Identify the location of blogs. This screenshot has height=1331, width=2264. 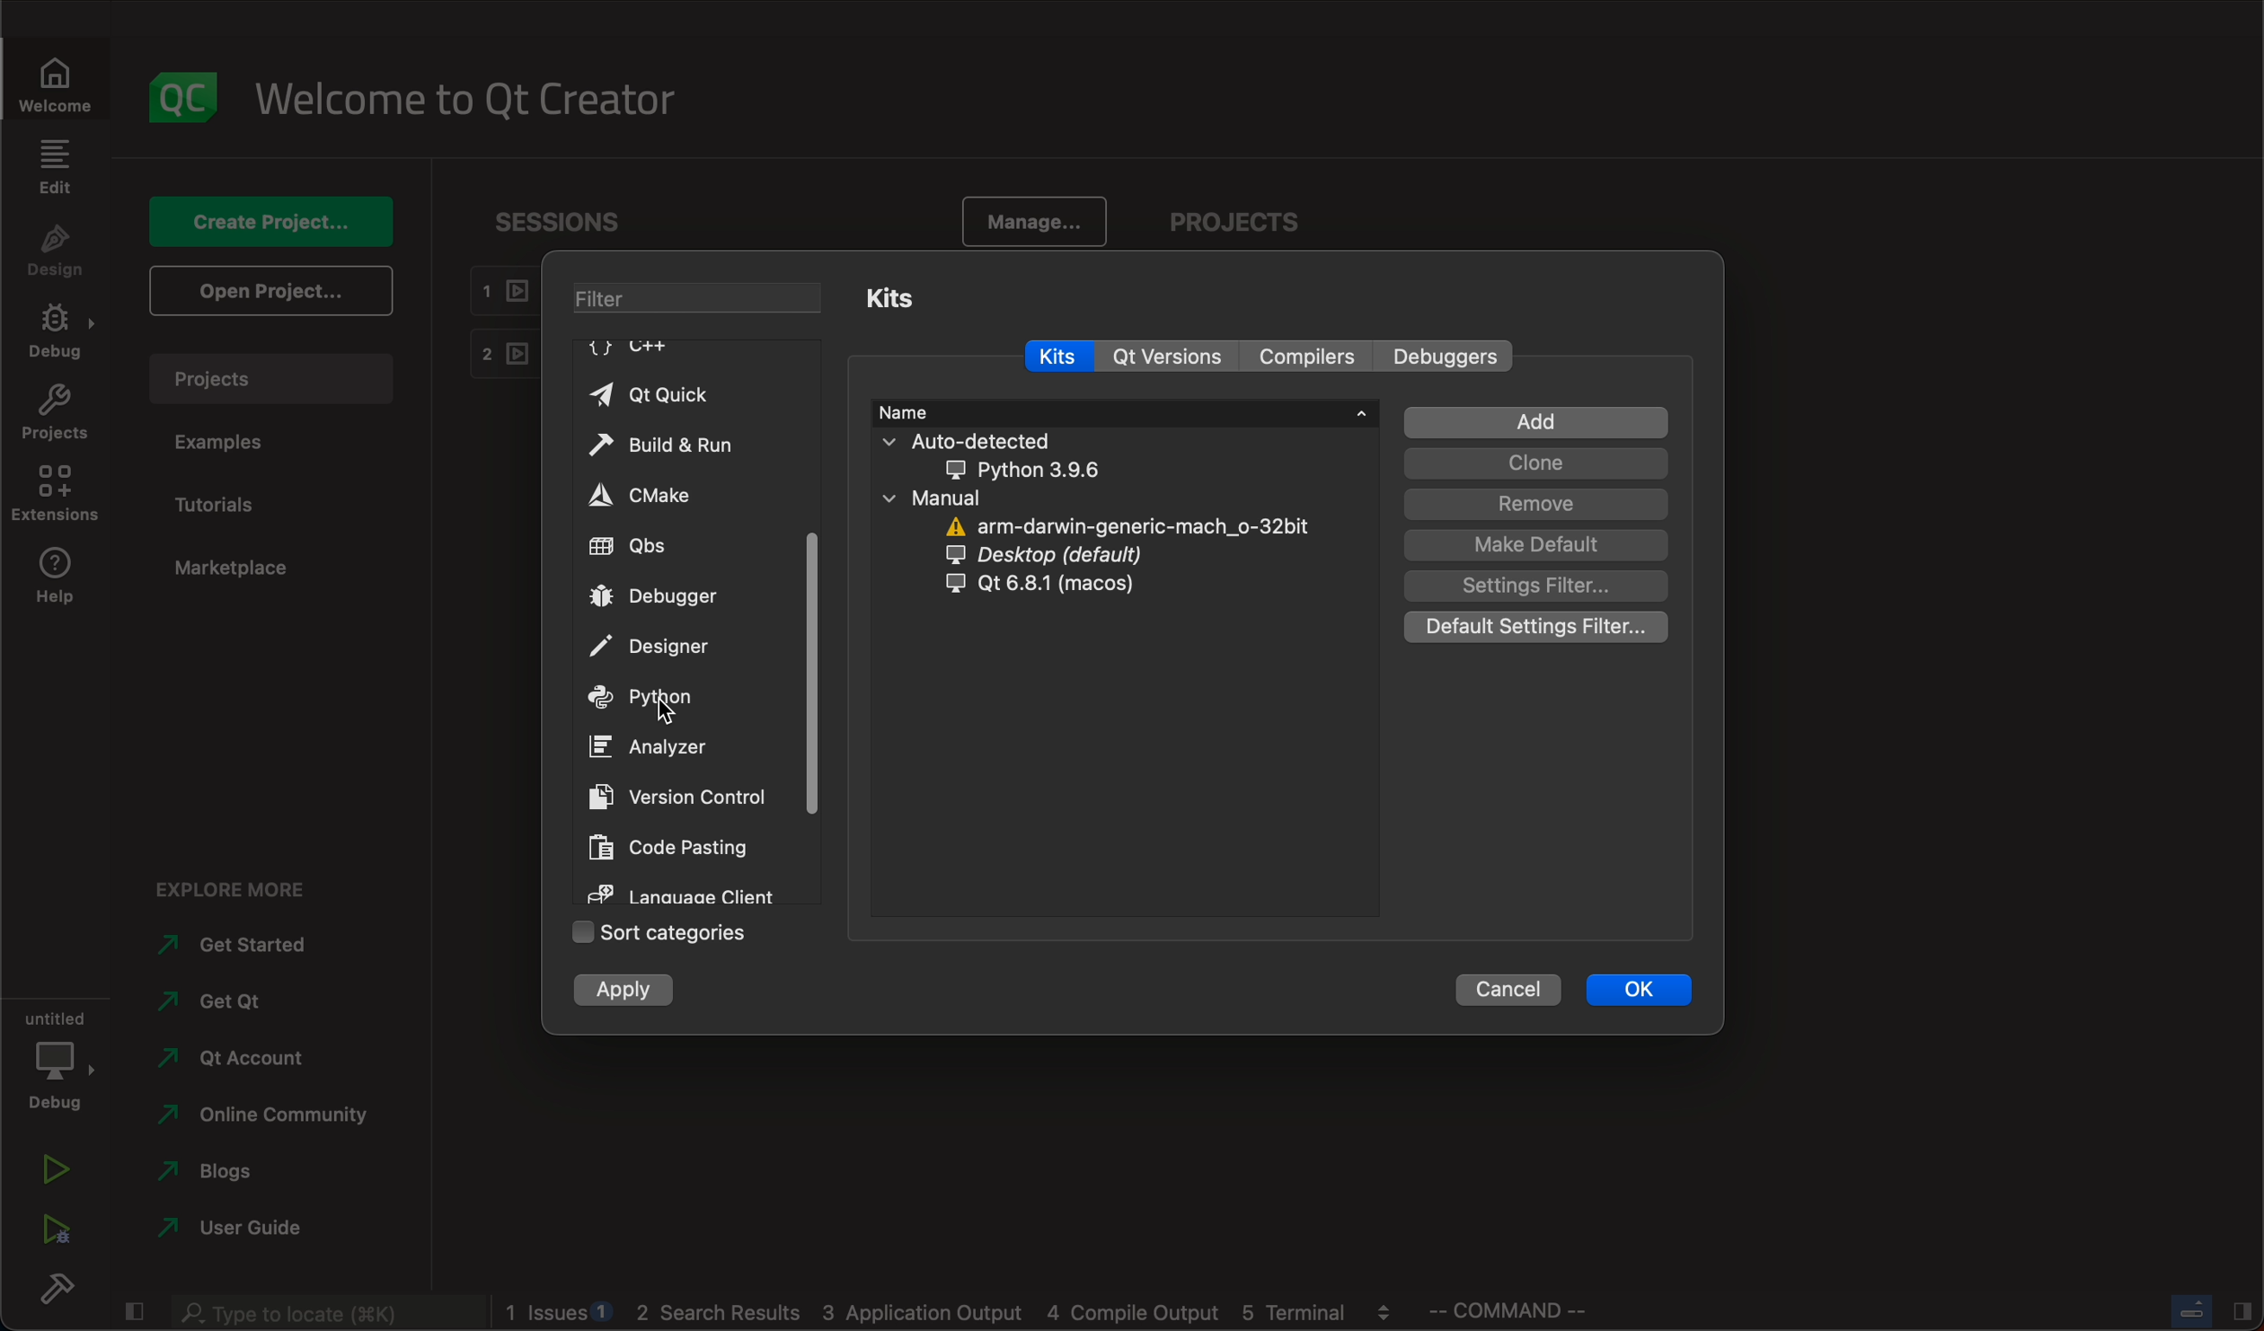
(224, 1169).